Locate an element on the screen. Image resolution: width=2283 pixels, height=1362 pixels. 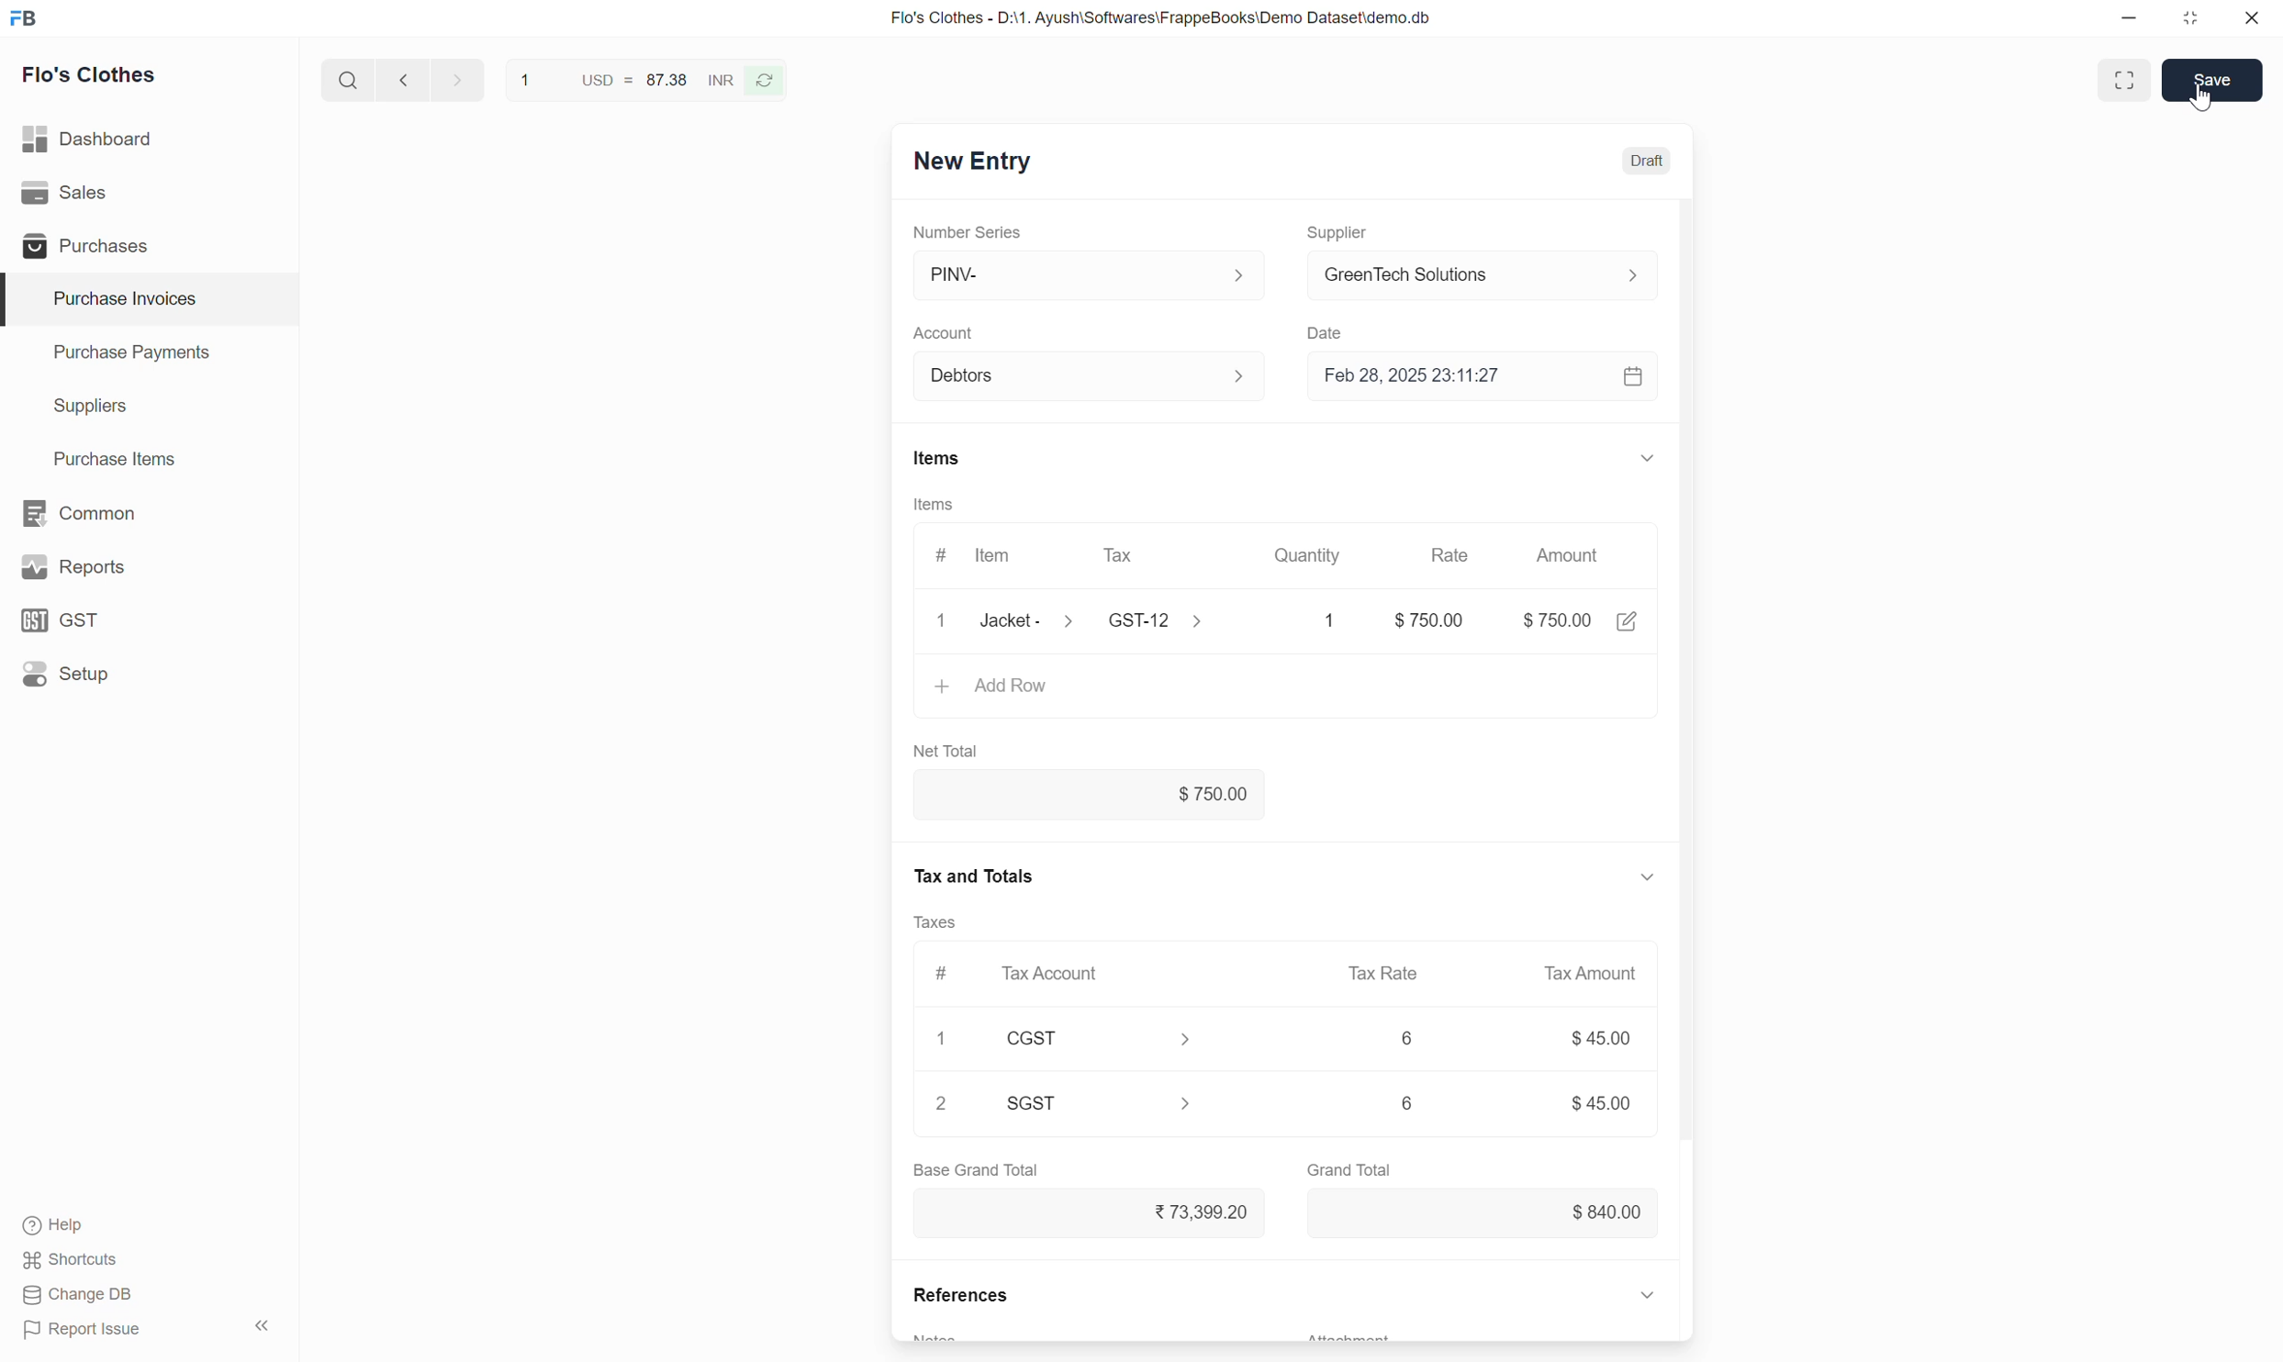
Save is located at coordinates (2211, 80).